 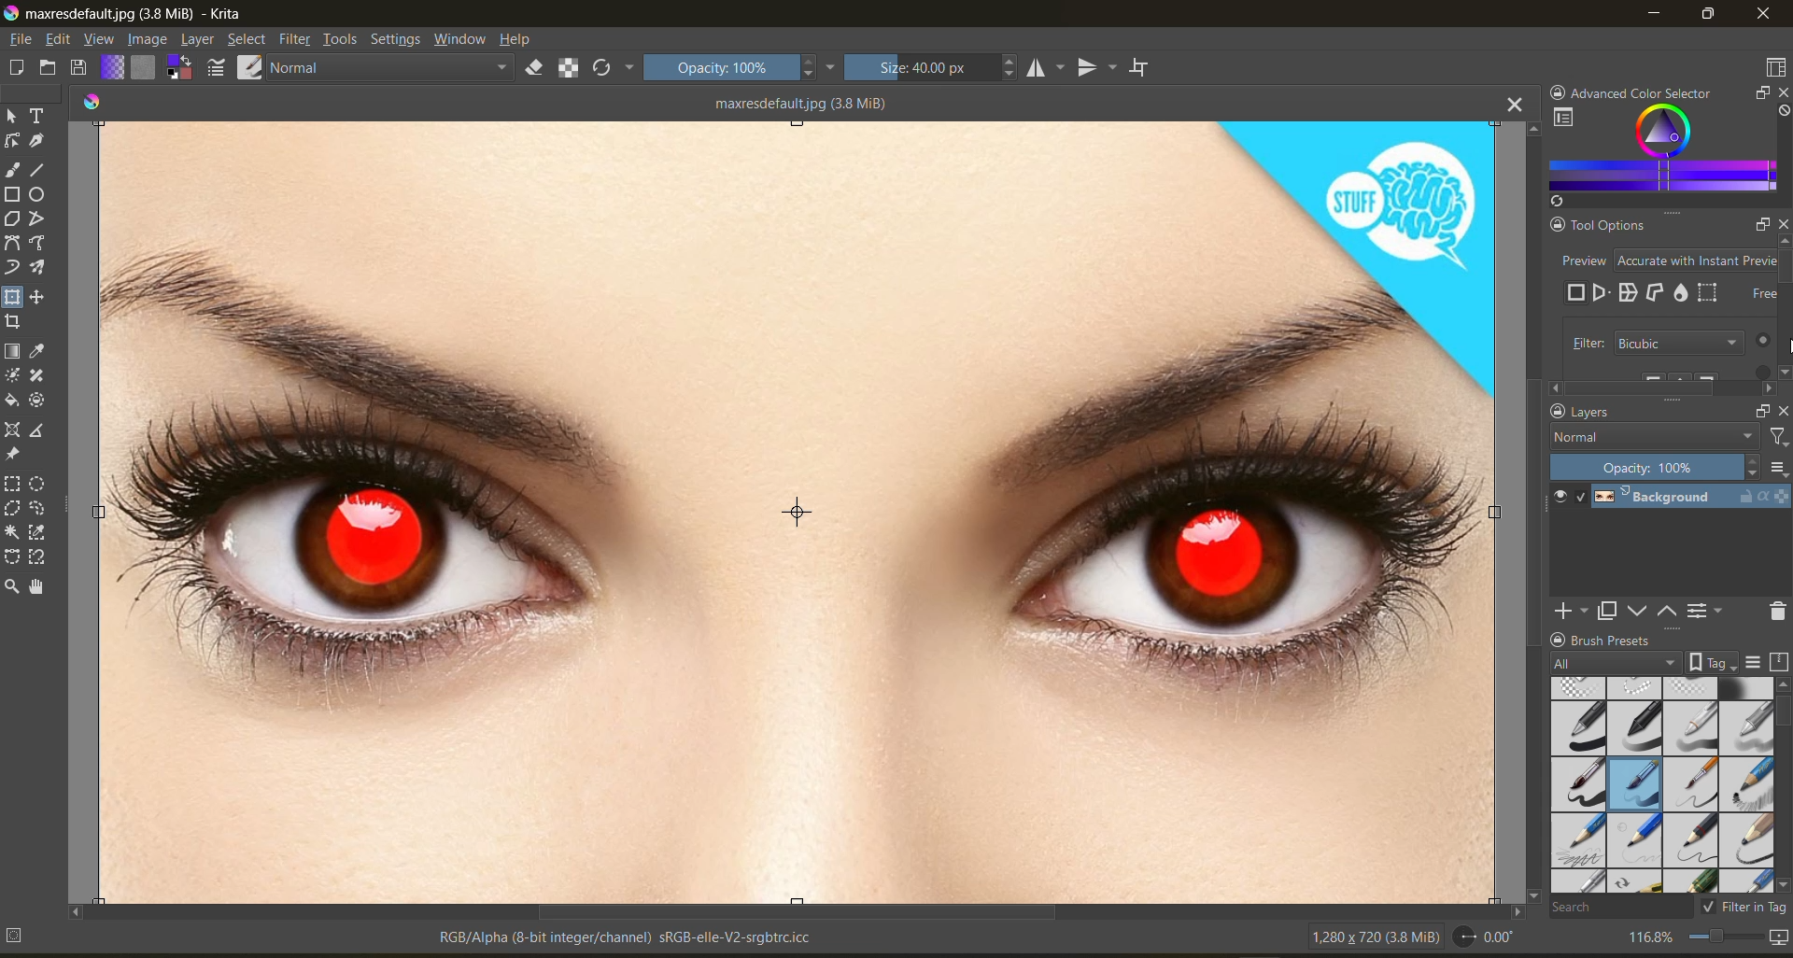 I want to click on set eraser mode, so click(x=544, y=69).